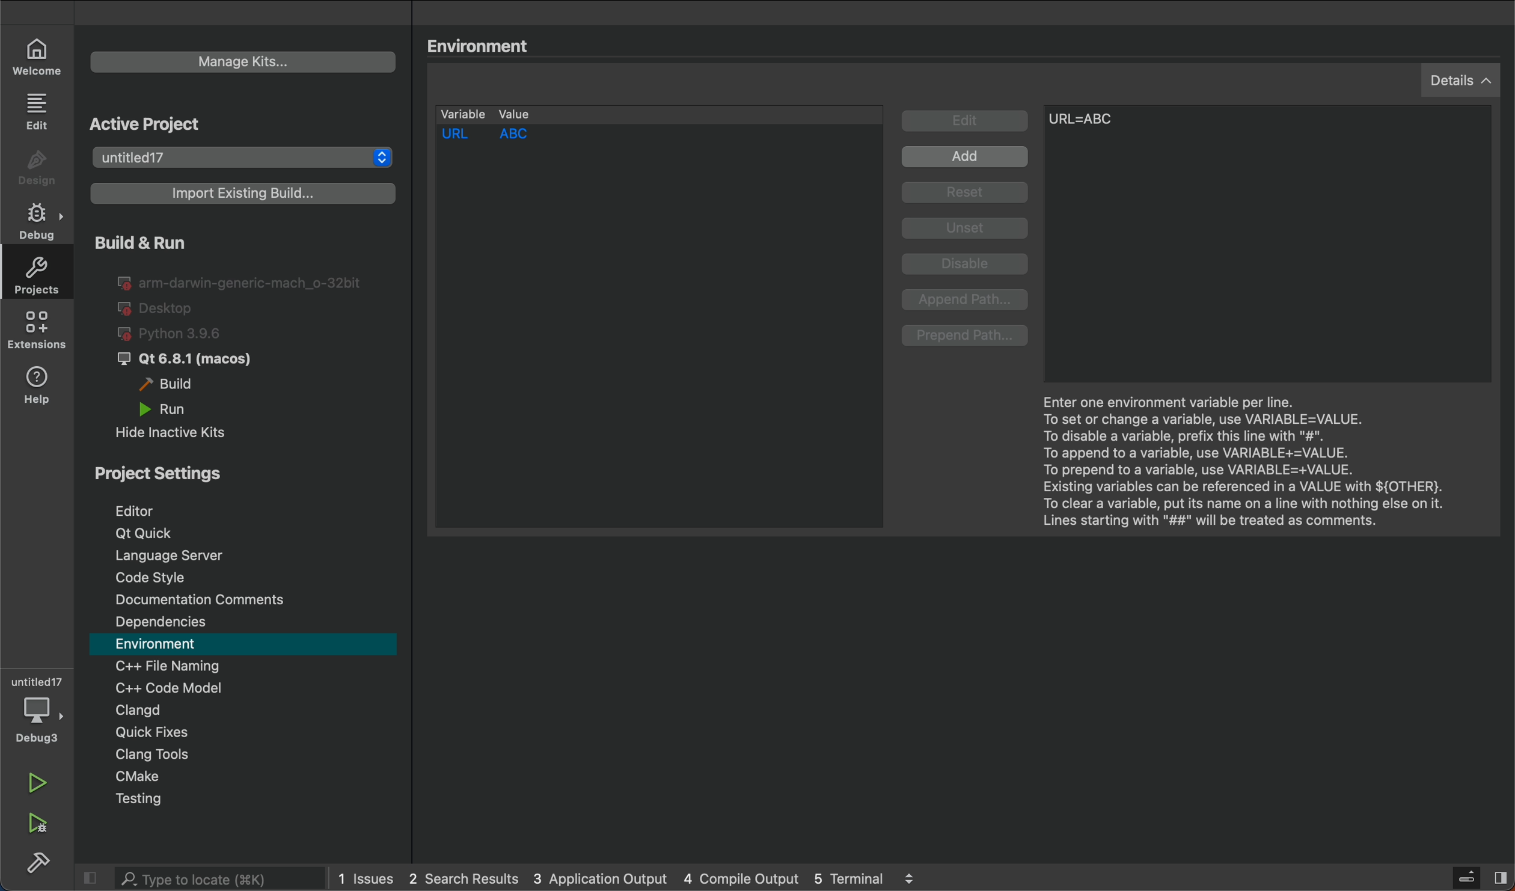  I want to click on Edit, so click(967, 122).